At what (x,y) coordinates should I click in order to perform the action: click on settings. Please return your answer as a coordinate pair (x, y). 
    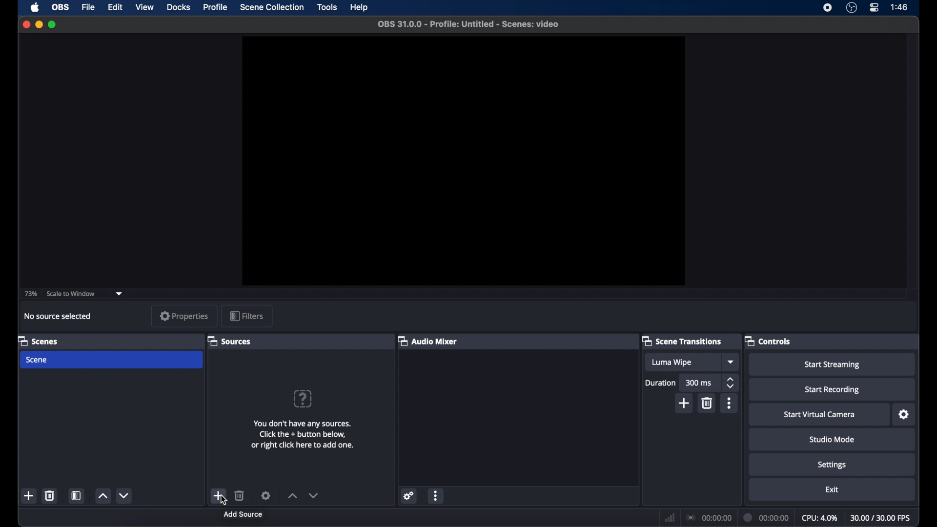
    Looking at the image, I should click on (409, 495).